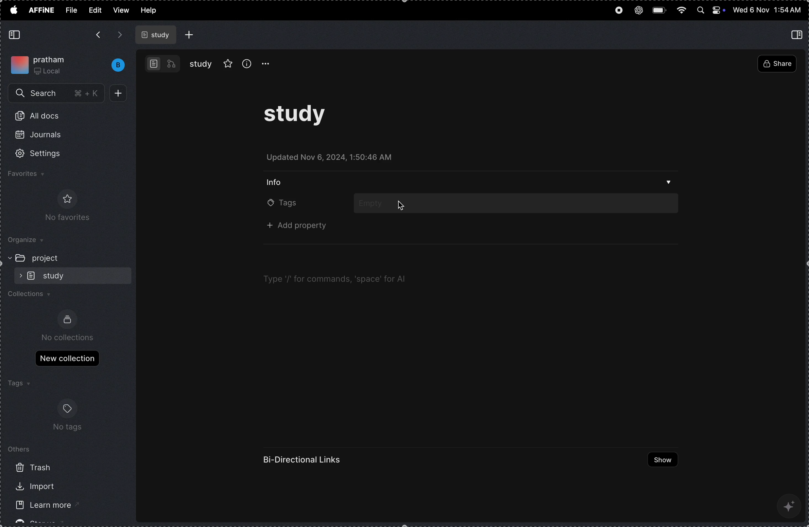  What do you see at coordinates (33, 487) in the screenshot?
I see `import` at bounding box center [33, 487].